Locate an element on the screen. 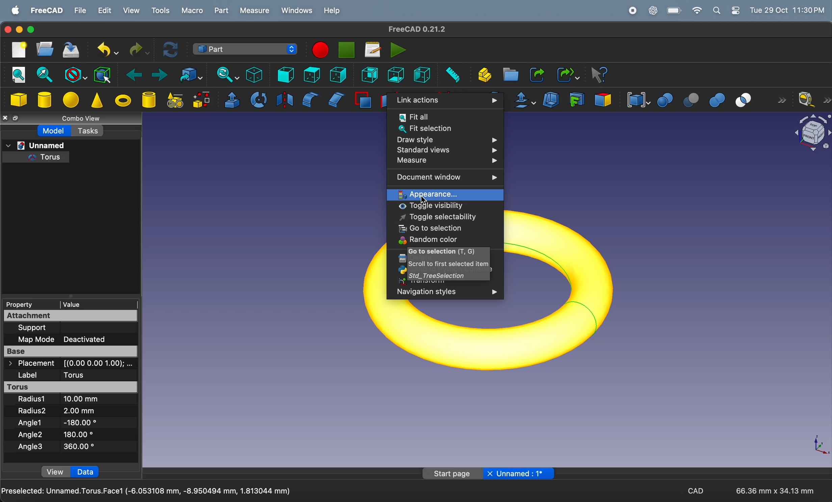 The image size is (832, 502). radius 1 is located at coordinates (33, 399).